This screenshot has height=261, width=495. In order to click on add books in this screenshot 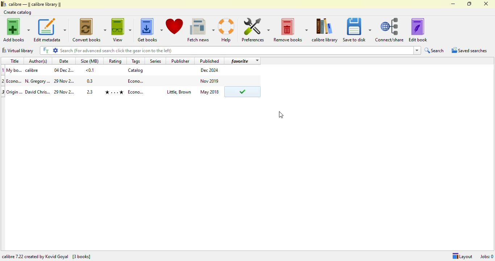, I will do `click(17, 30)`.